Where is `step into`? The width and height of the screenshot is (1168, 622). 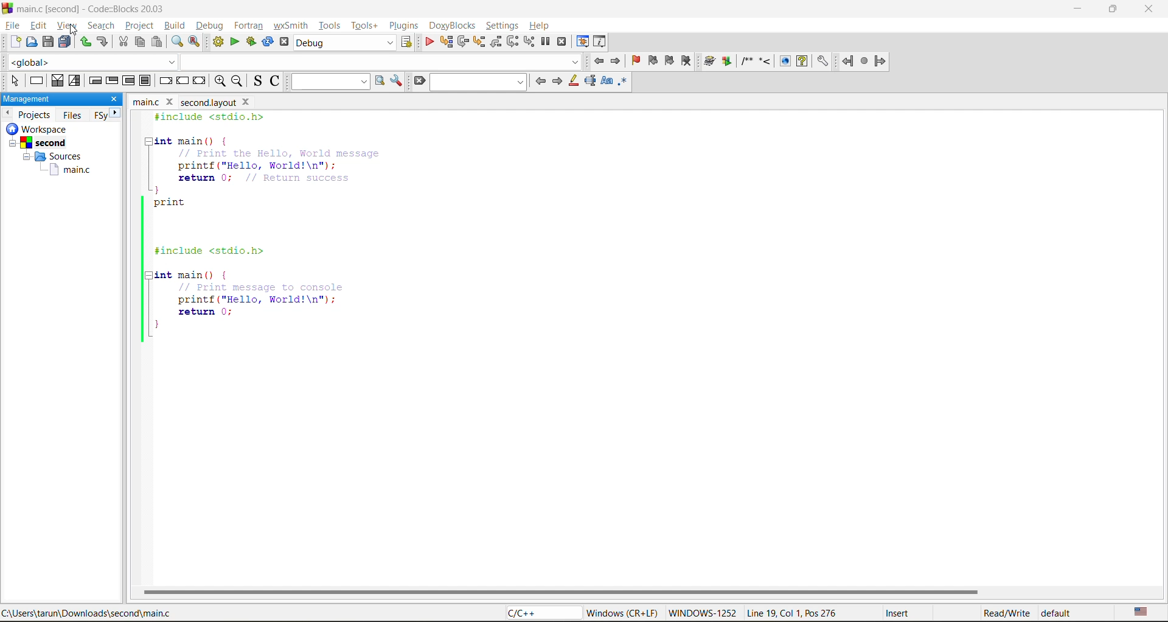 step into is located at coordinates (478, 41).